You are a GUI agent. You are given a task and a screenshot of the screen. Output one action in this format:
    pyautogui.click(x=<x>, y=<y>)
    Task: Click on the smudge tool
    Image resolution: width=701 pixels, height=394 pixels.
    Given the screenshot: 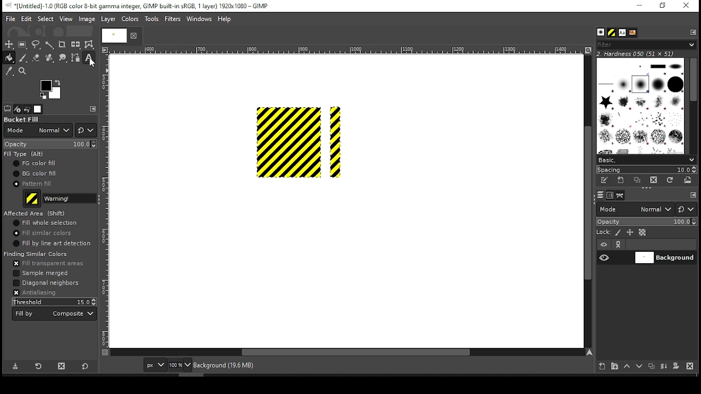 What is the action you would take?
    pyautogui.click(x=64, y=58)
    